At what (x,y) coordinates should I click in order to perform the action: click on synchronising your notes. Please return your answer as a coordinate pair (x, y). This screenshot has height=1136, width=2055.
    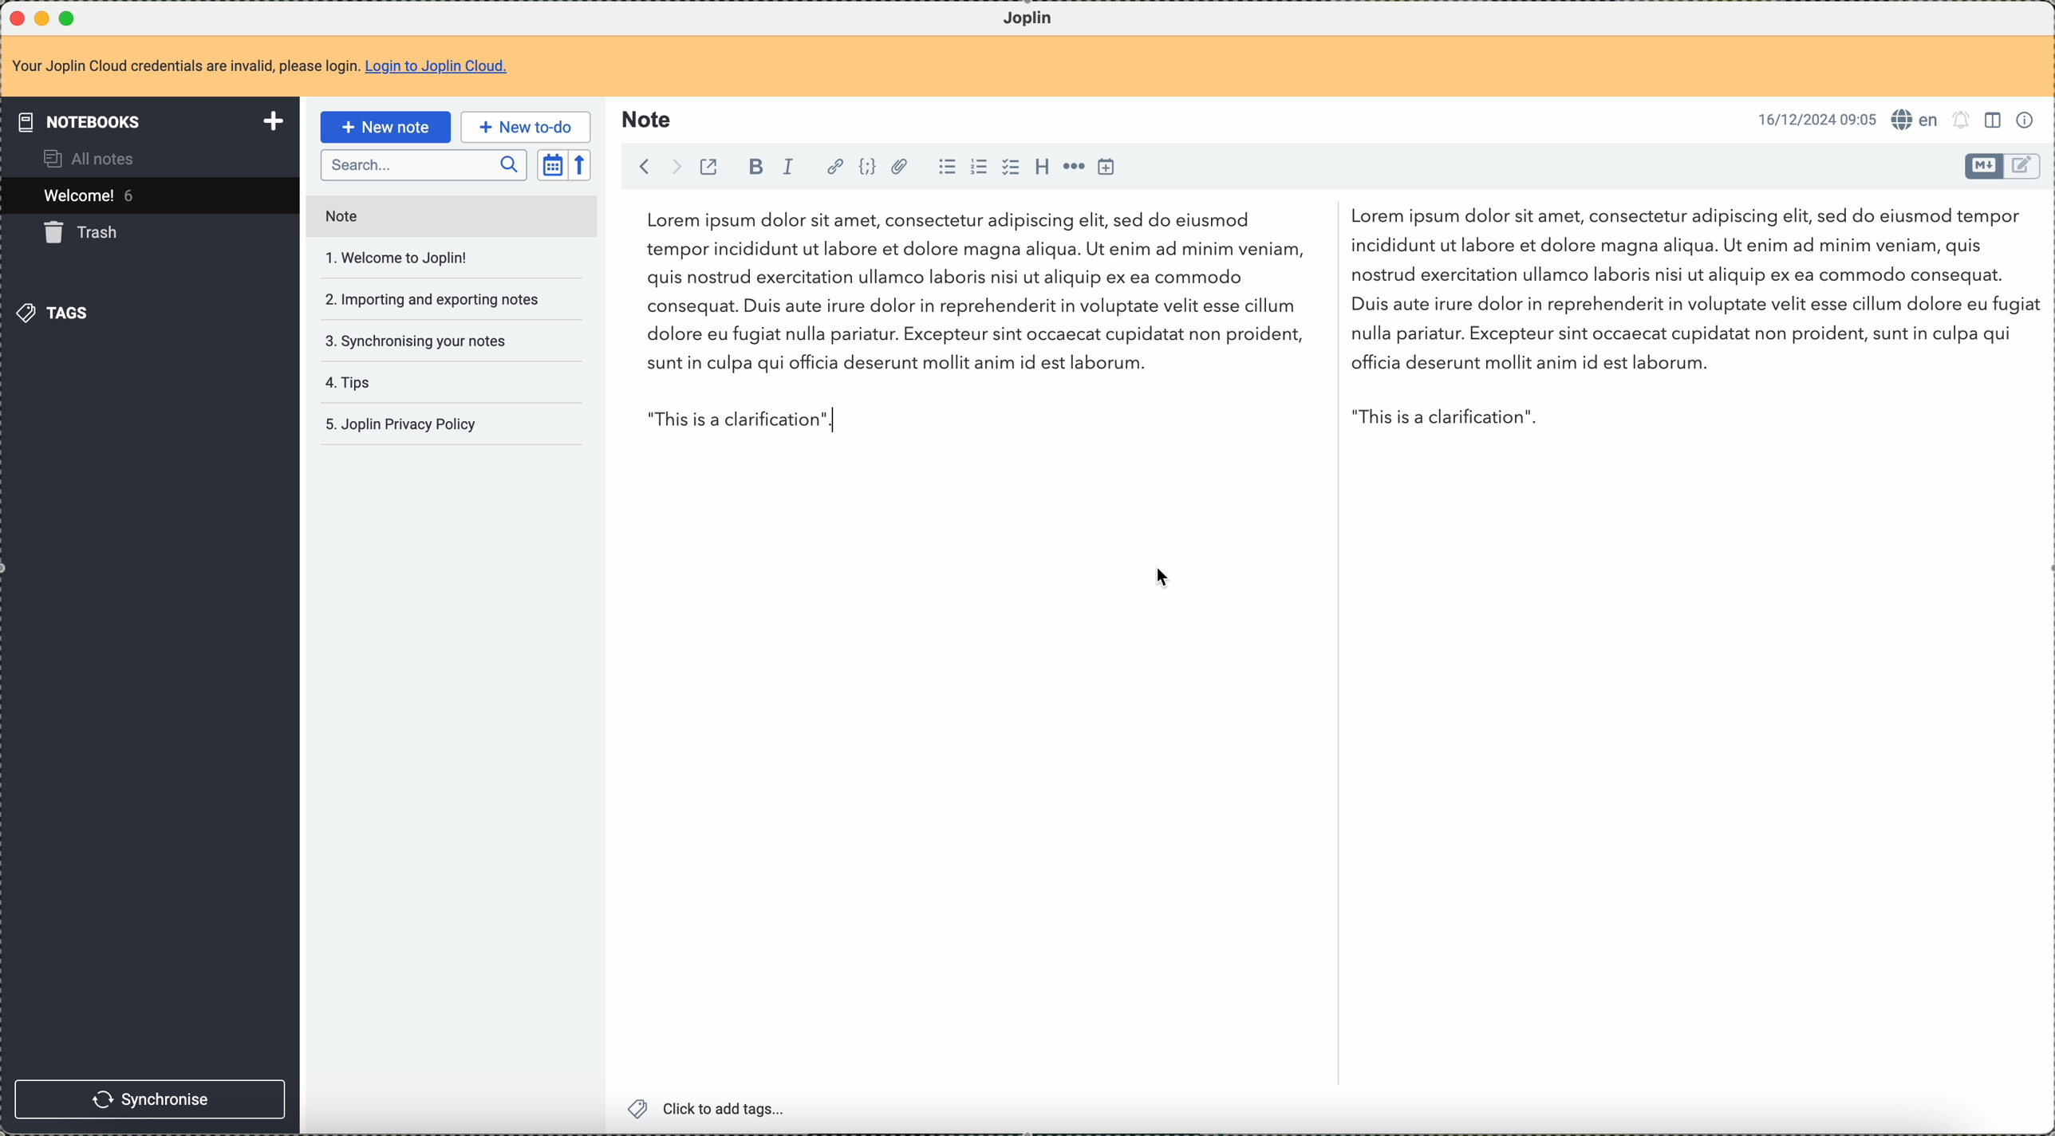
    Looking at the image, I should click on (417, 343).